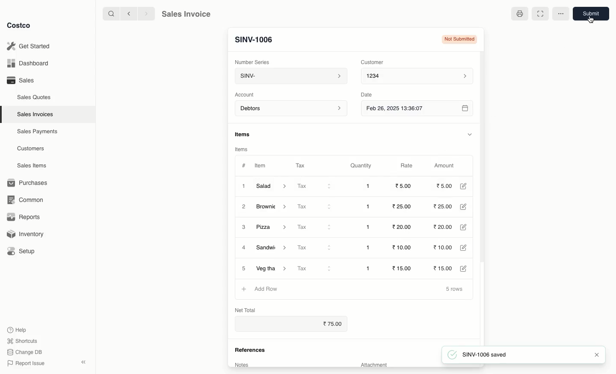 The height and width of the screenshot is (374, 616). I want to click on SINV-1006 saved, so click(487, 355).